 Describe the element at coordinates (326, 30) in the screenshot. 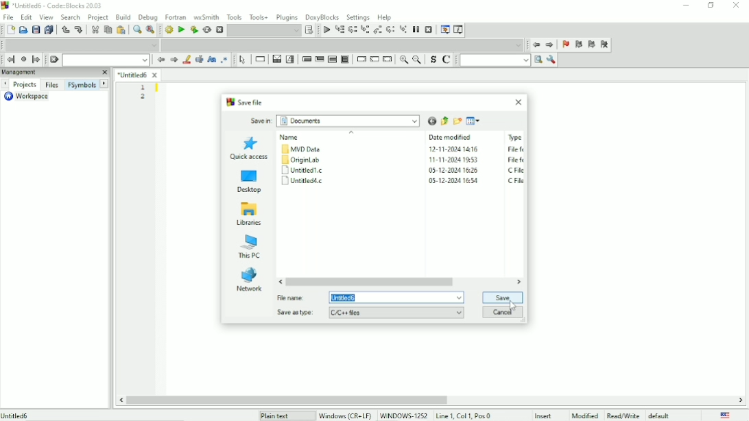

I see `Debug/Continue` at that location.